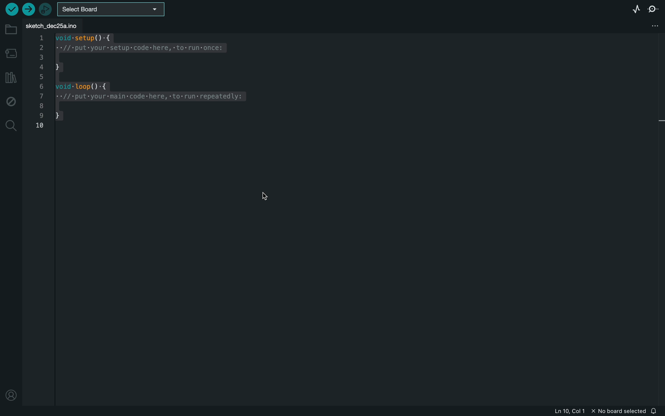 The width and height of the screenshot is (665, 416). I want to click on code, so click(146, 83).